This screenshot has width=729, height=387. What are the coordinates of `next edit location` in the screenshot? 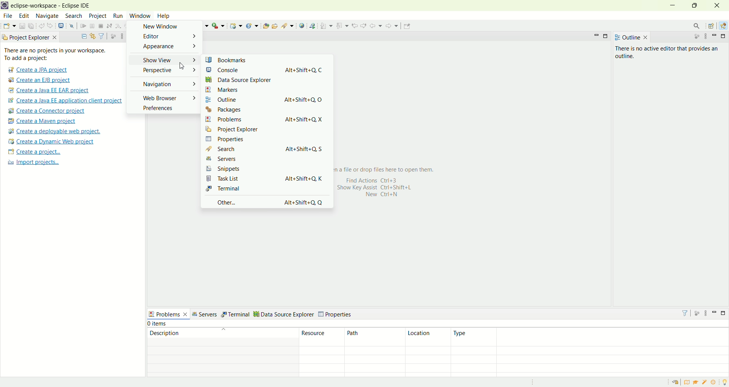 It's located at (364, 25).